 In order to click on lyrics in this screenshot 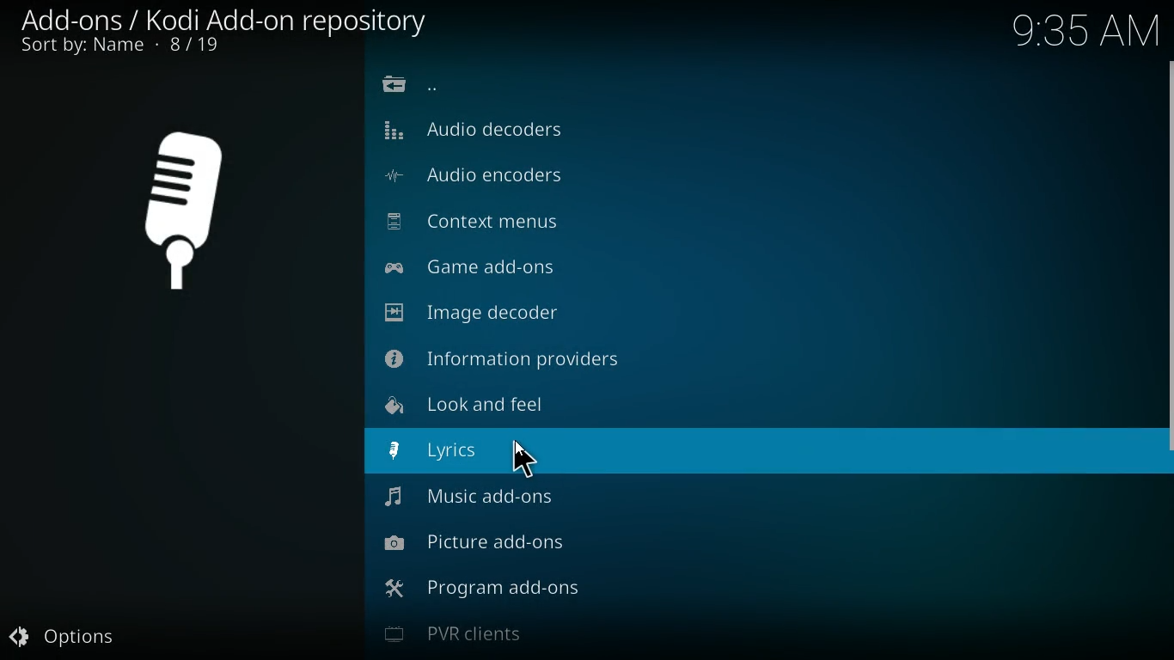, I will do `click(479, 452)`.